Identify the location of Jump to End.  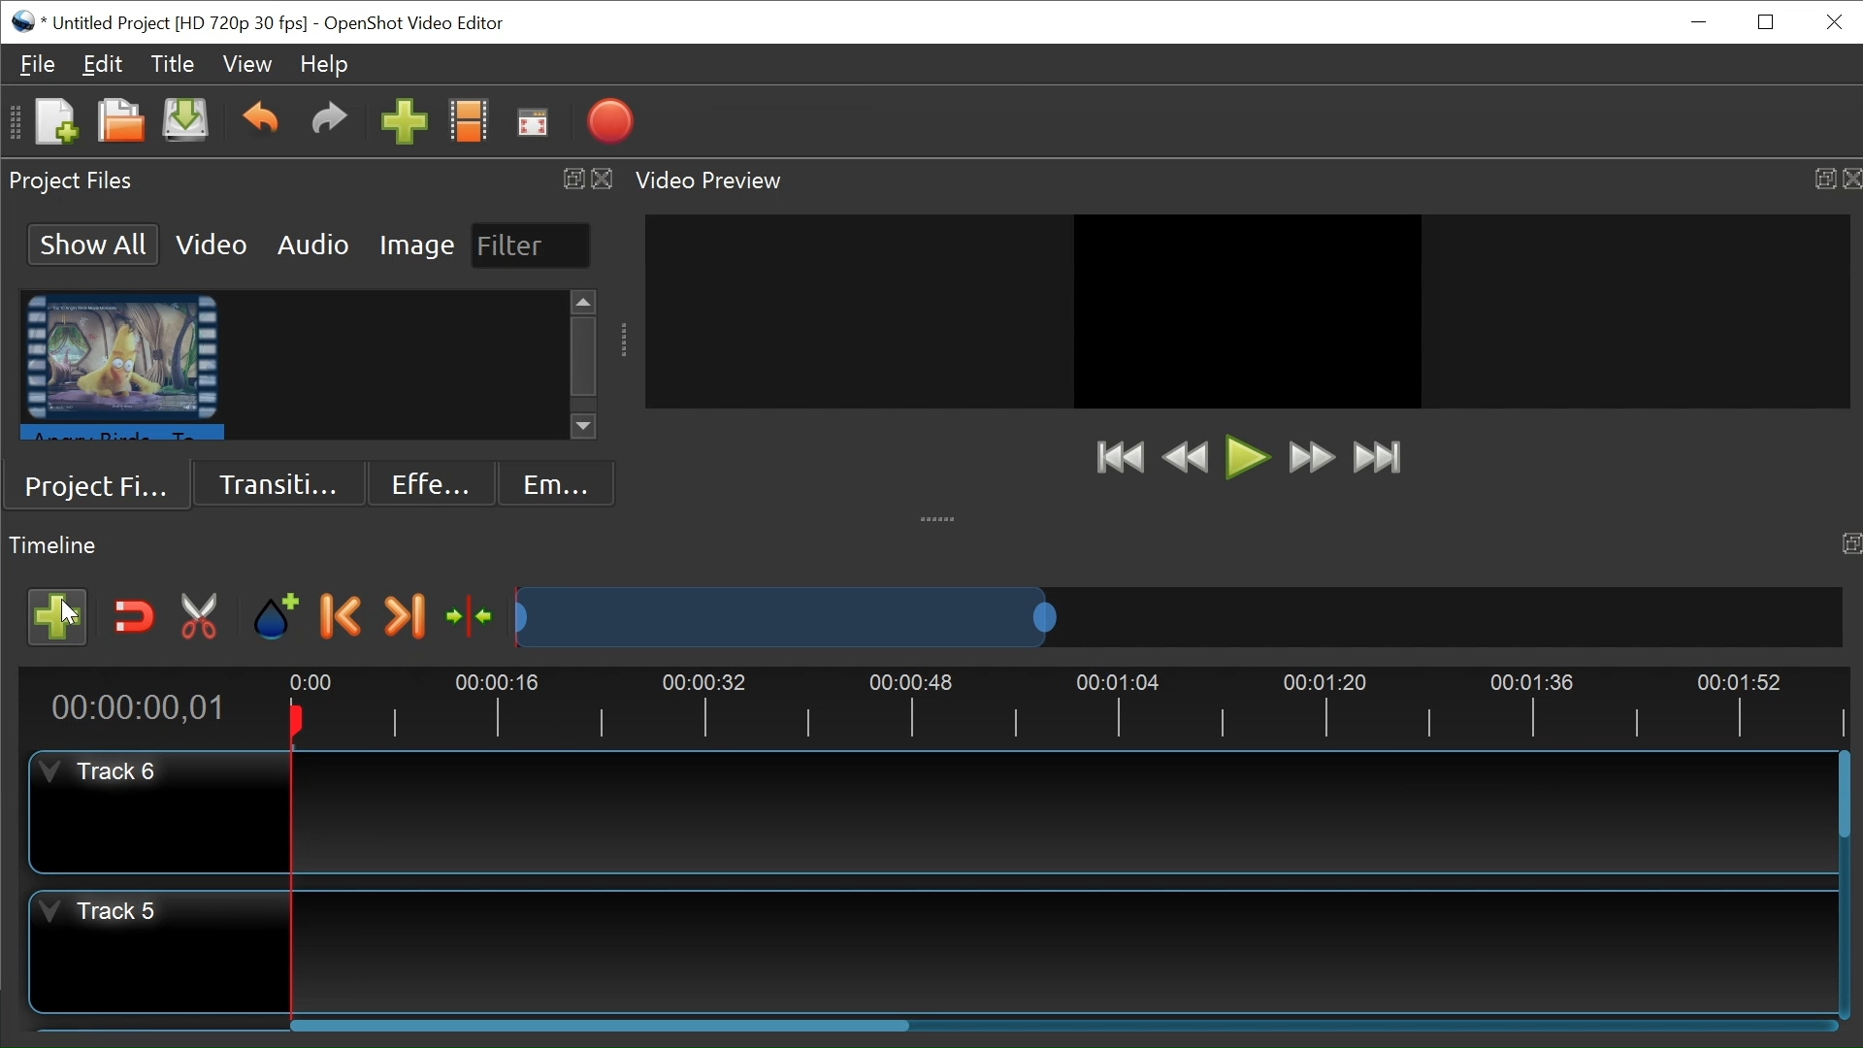
(1384, 460).